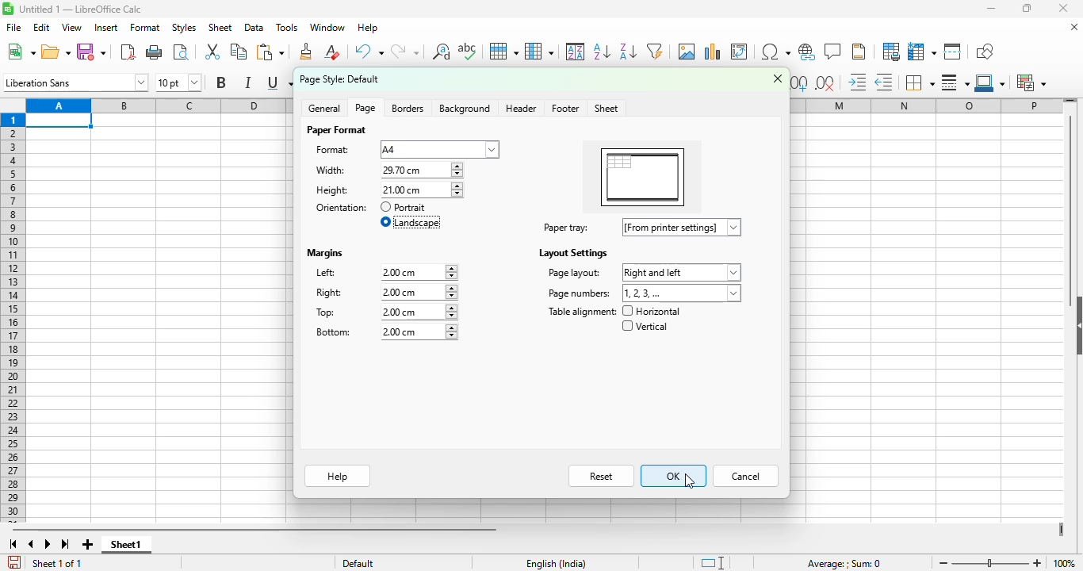  Describe the element at coordinates (404, 207) in the screenshot. I see `portrait` at that location.